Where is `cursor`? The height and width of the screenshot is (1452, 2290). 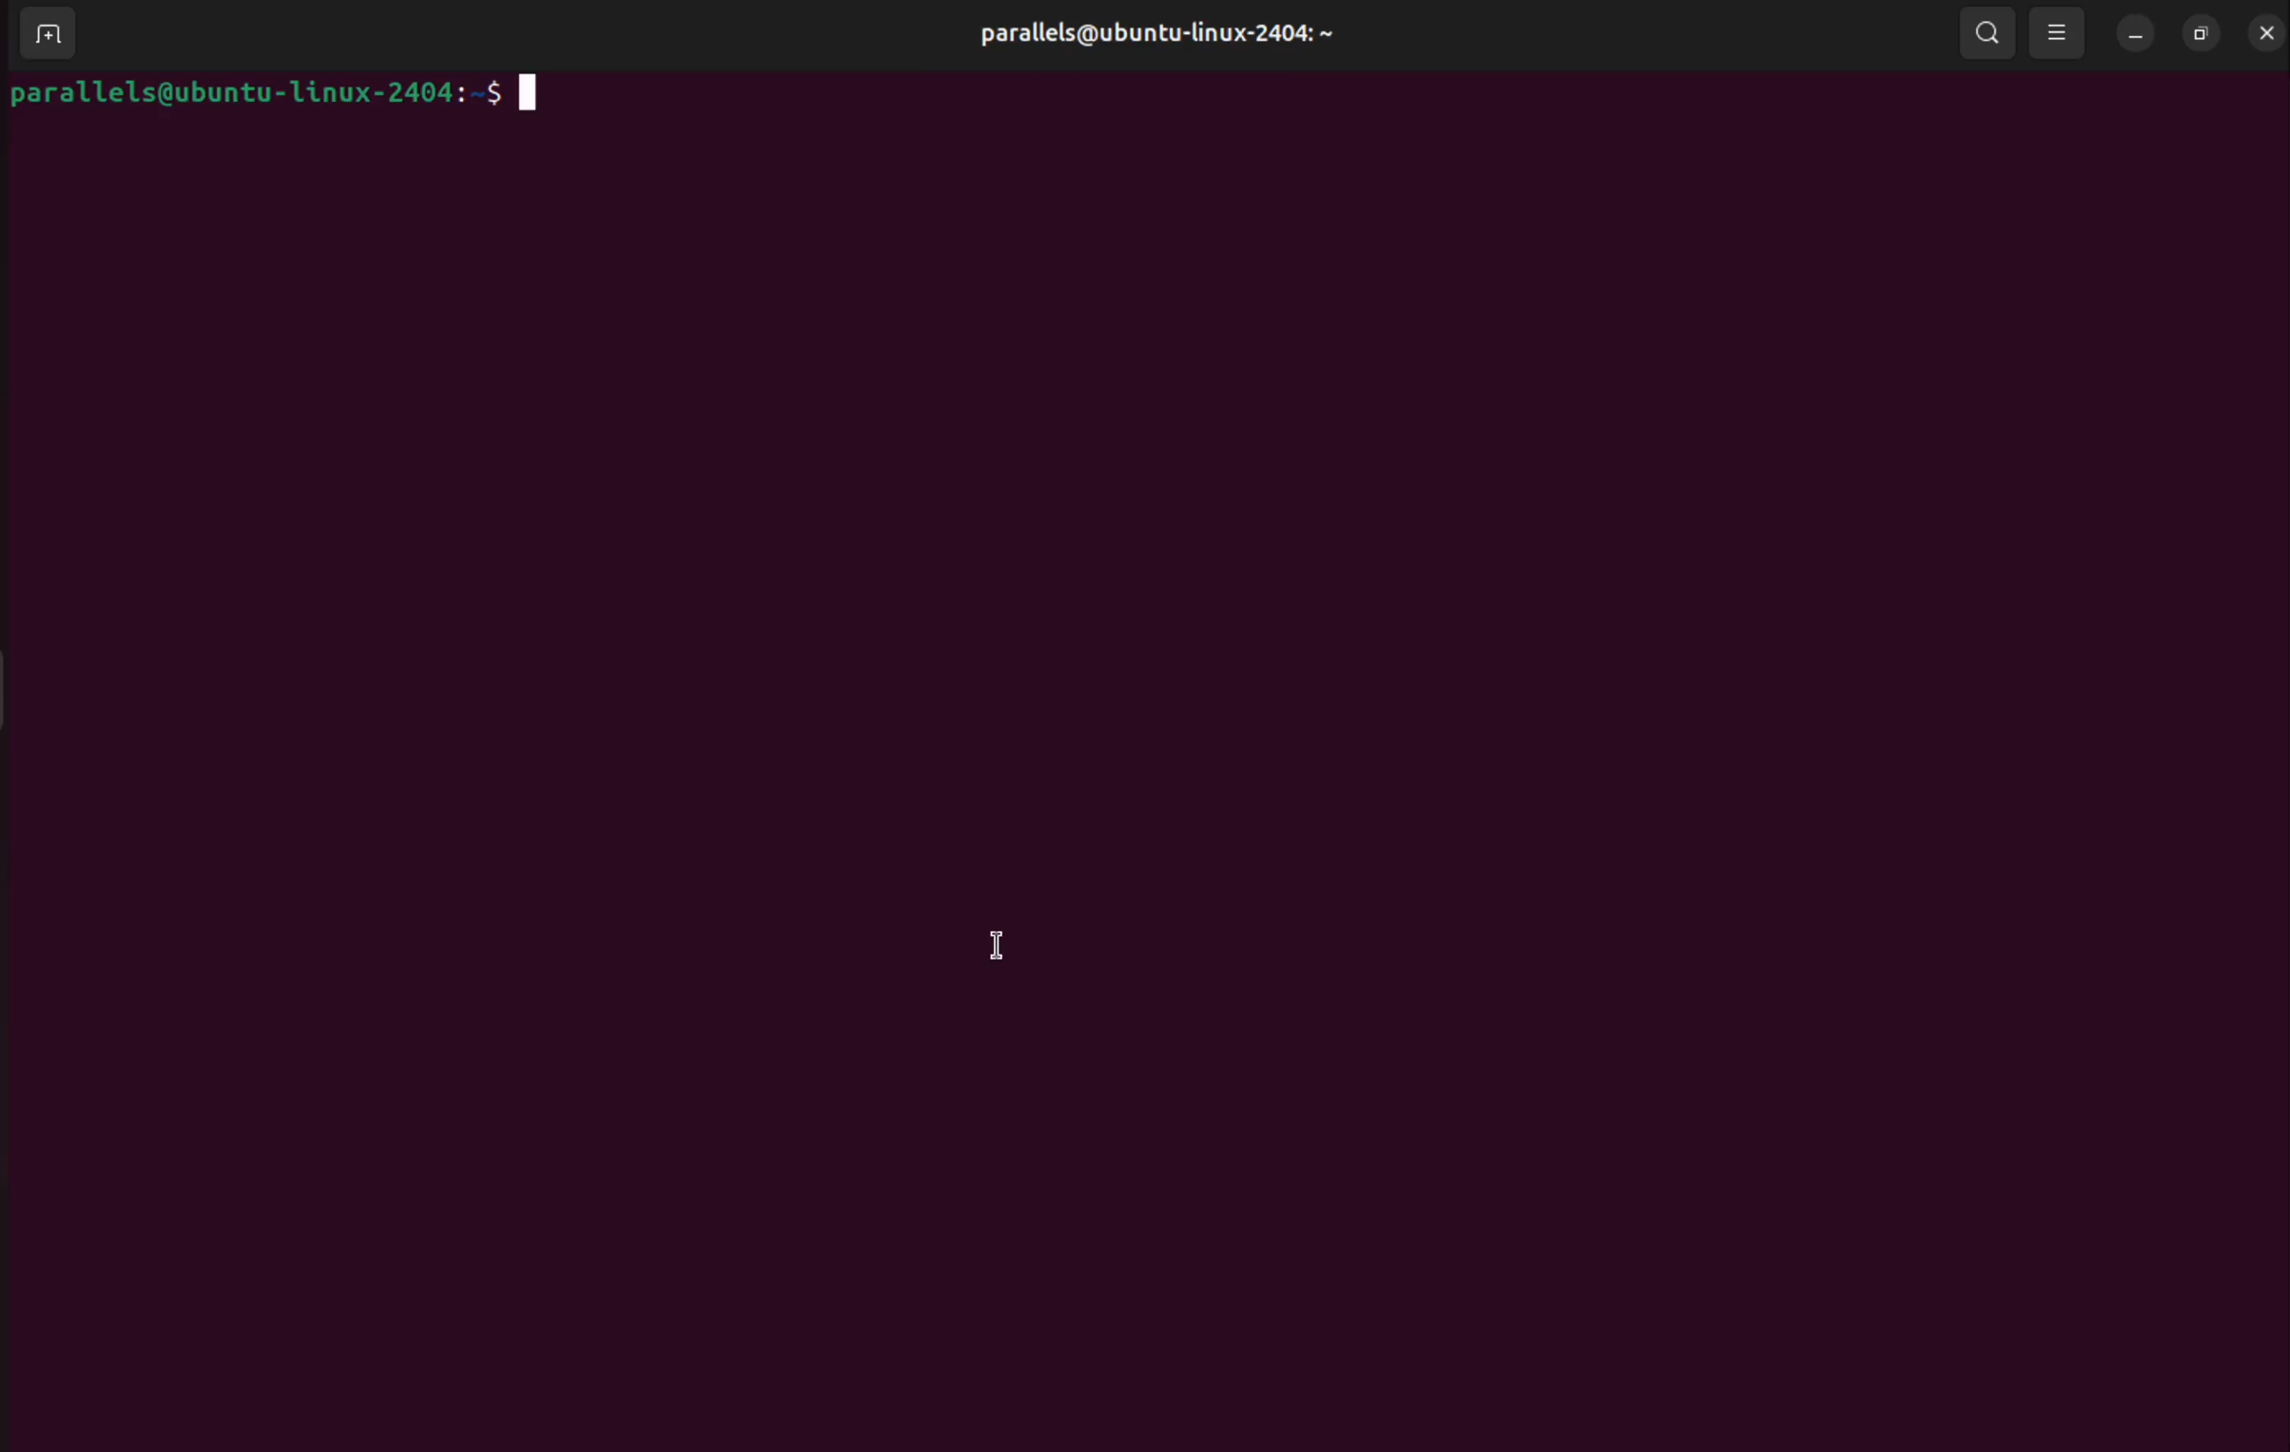
cursor is located at coordinates (995, 948).